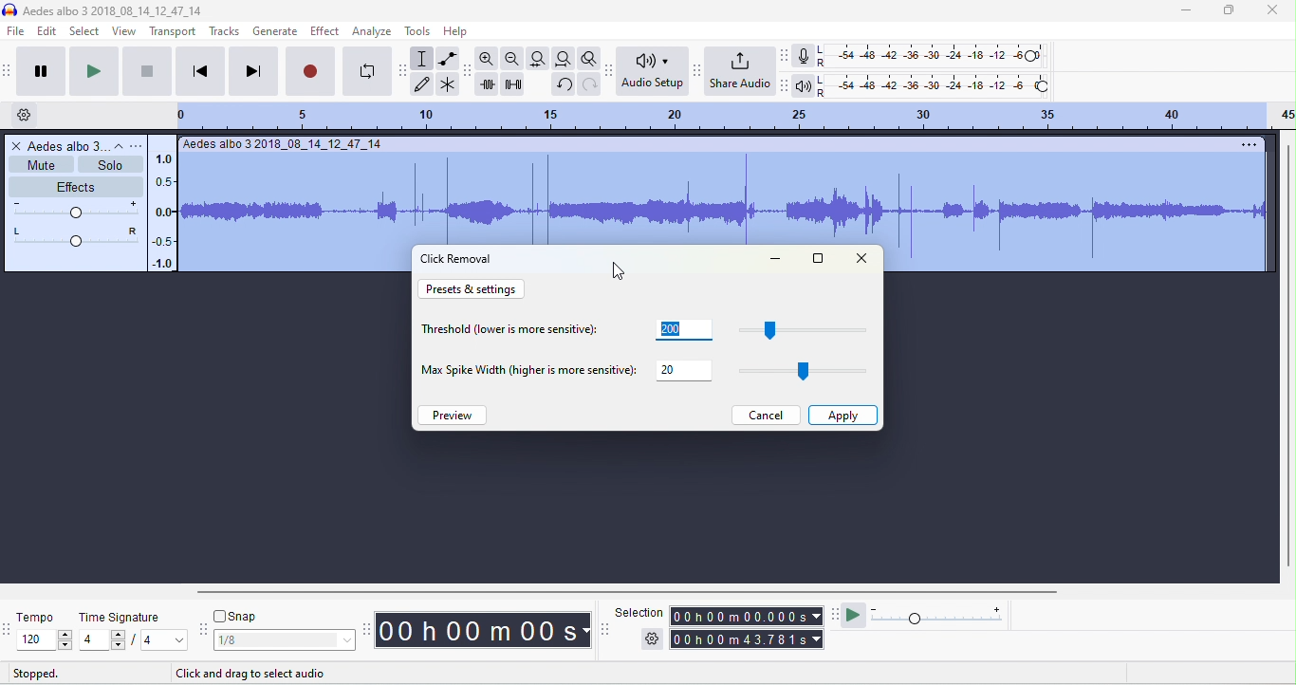 This screenshot has width=1296, height=685. I want to click on R, so click(823, 93).